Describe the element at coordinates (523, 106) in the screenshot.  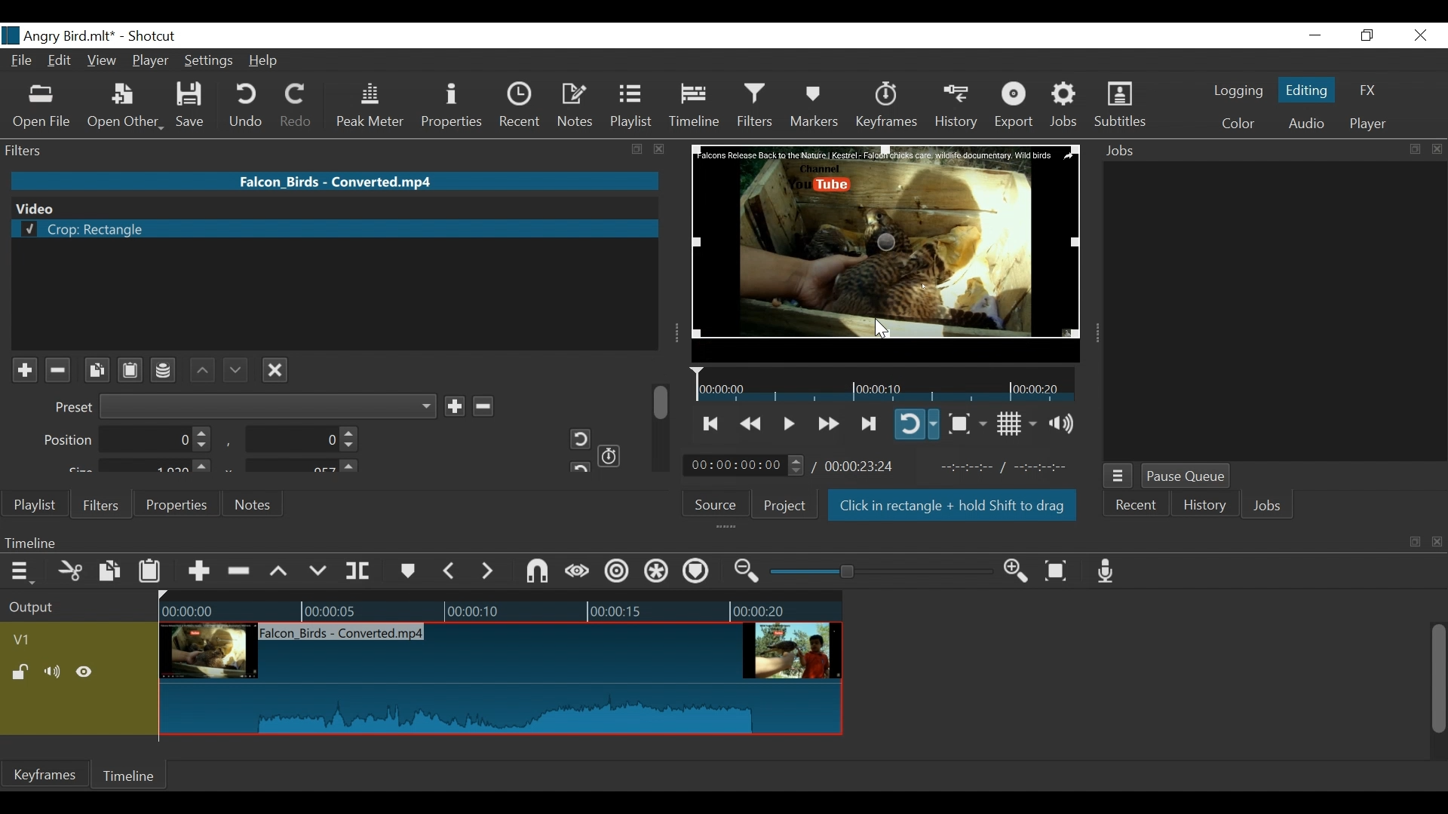
I see `Recent` at that location.